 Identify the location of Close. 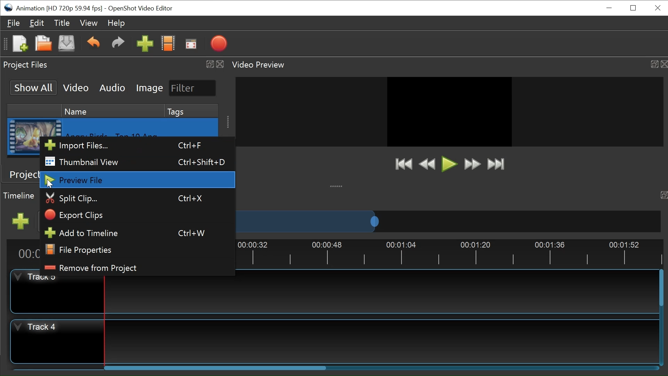
(658, 8).